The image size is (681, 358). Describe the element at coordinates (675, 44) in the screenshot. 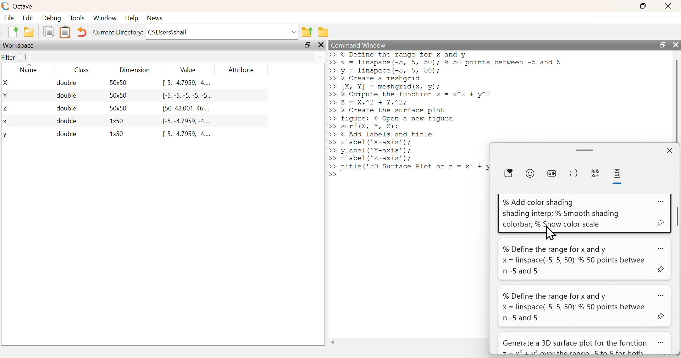

I see `close` at that location.